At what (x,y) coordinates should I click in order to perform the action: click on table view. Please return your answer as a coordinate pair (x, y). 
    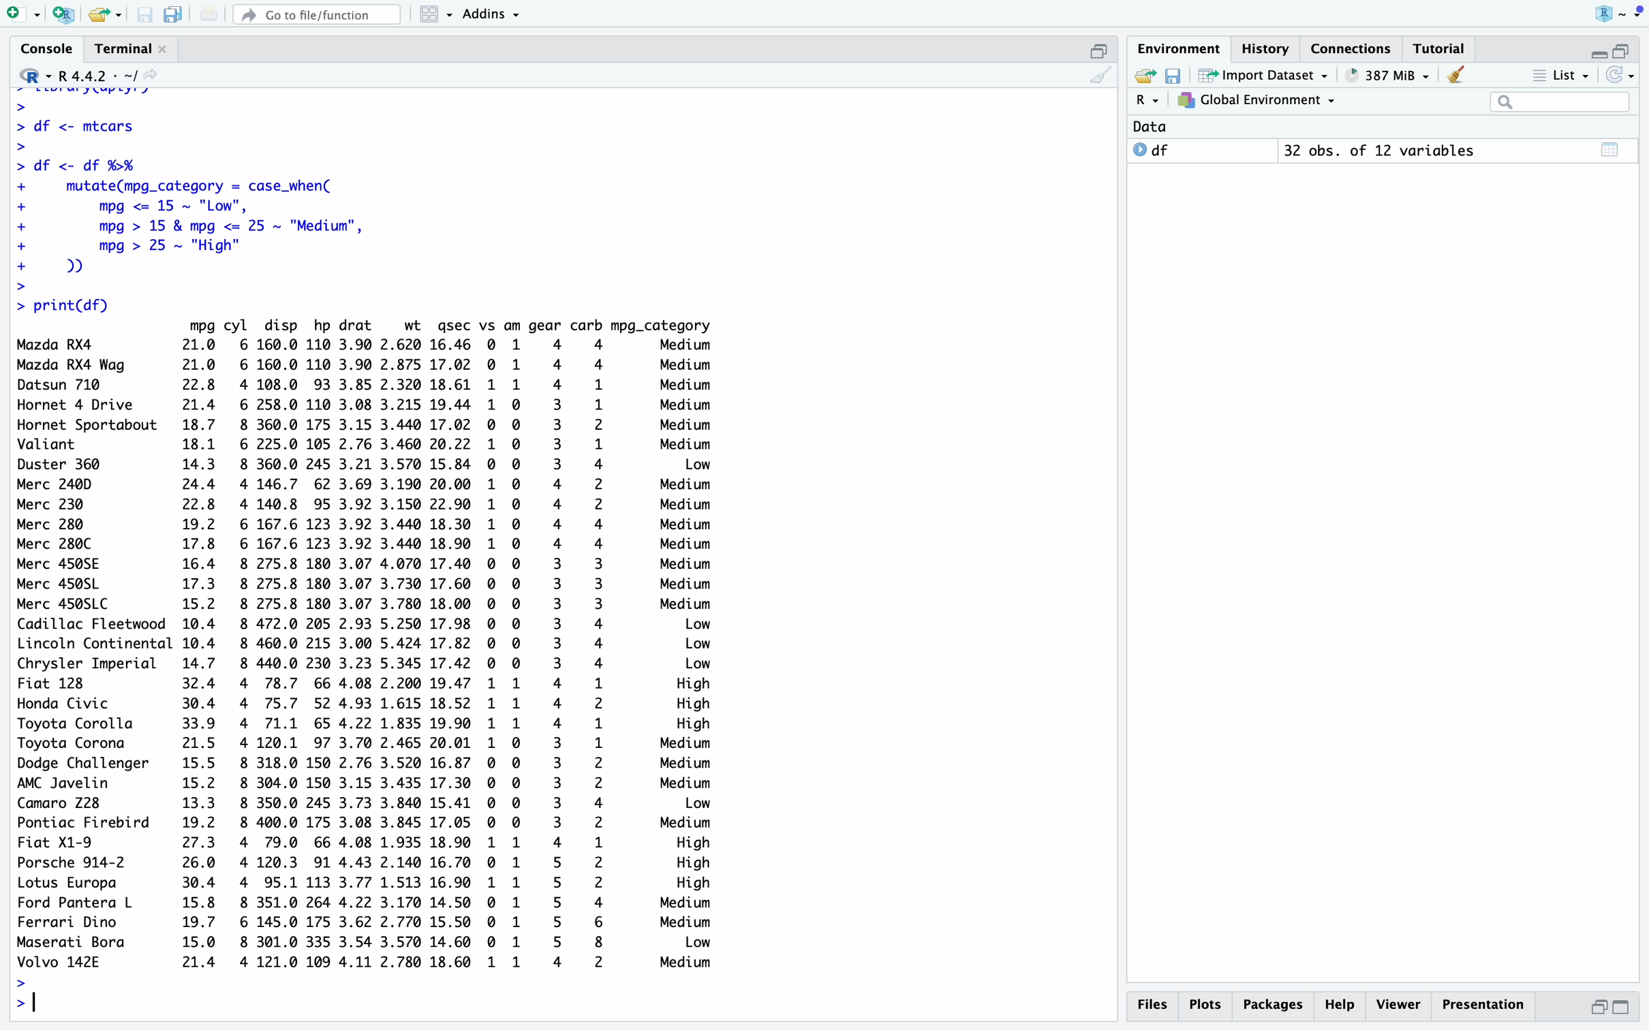
    Looking at the image, I should click on (1609, 149).